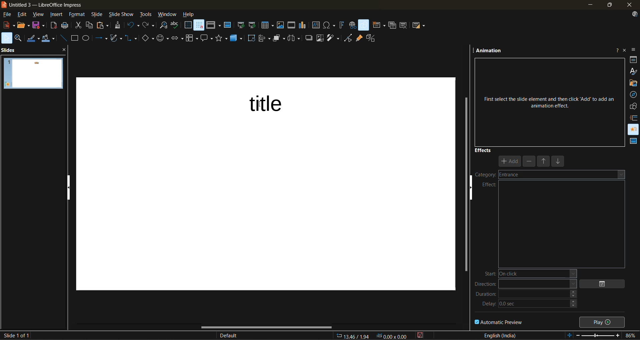 This screenshot has width=640, height=340. I want to click on paste, so click(104, 25).